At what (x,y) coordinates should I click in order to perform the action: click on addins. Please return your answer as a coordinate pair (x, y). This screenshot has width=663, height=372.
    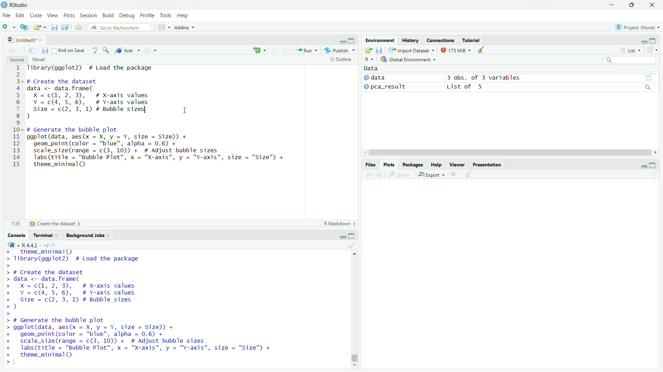
    Looking at the image, I should click on (183, 28).